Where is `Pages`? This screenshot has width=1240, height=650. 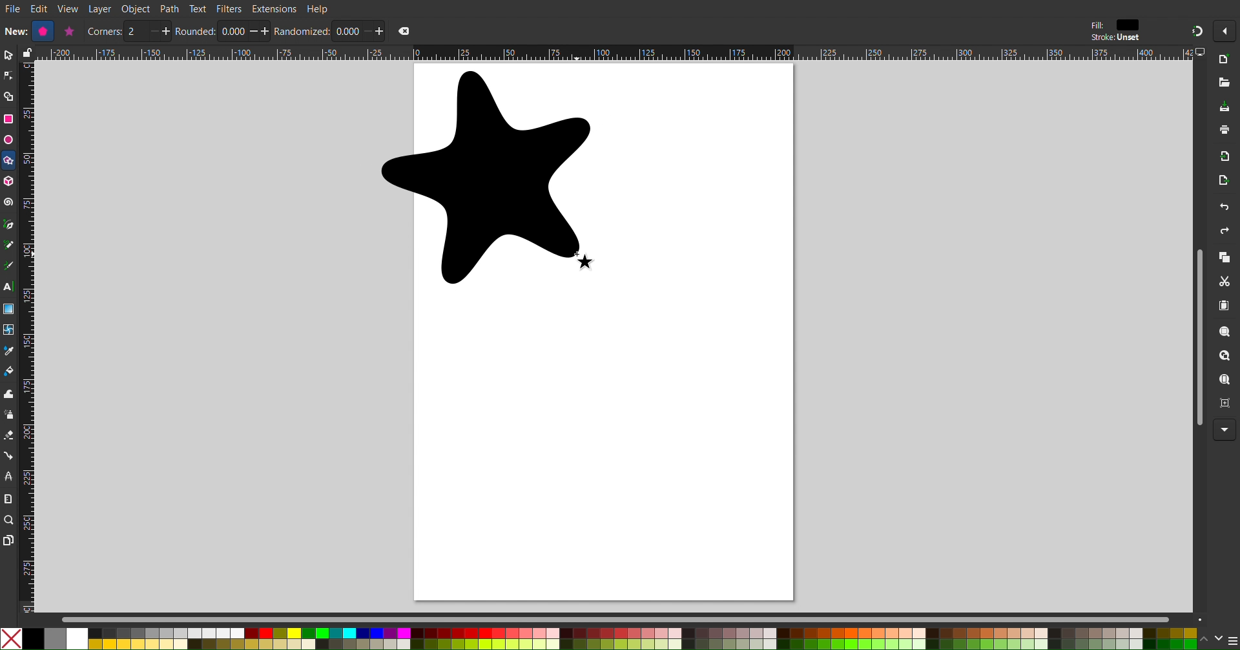
Pages is located at coordinates (8, 541).